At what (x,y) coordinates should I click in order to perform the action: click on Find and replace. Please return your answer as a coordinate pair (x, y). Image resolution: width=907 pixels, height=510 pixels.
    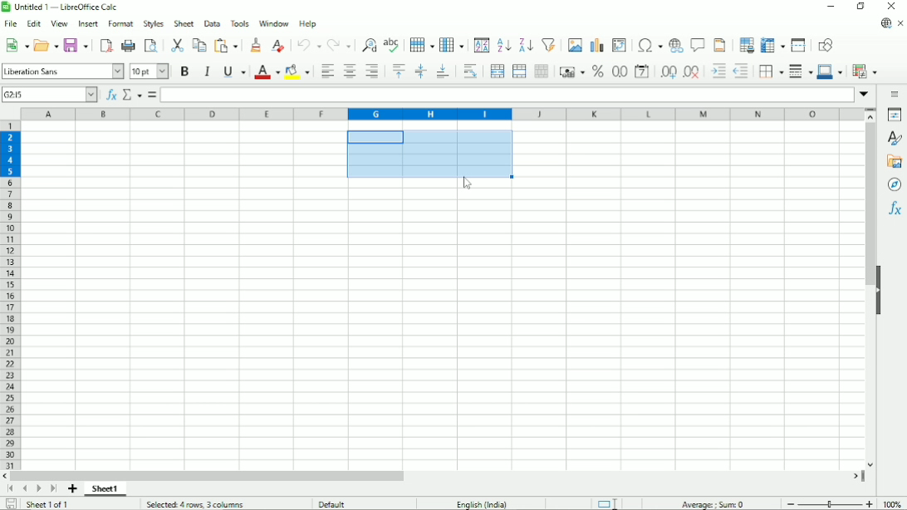
    Looking at the image, I should click on (367, 44).